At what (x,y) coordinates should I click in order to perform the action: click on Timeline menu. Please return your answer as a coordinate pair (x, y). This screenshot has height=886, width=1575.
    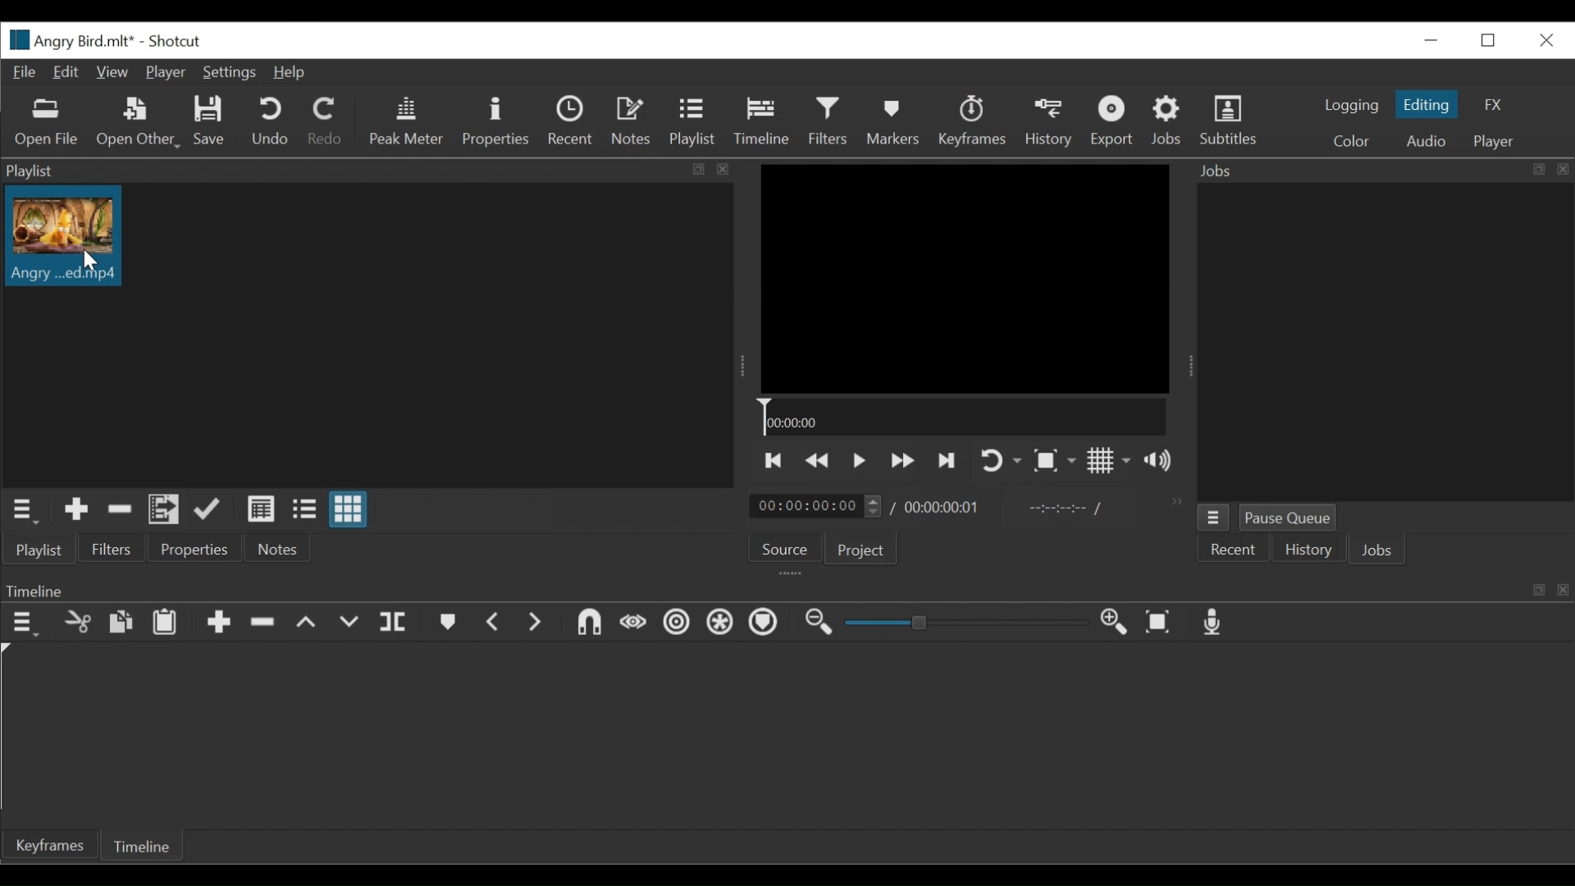
    Looking at the image, I should click on (21, 622).